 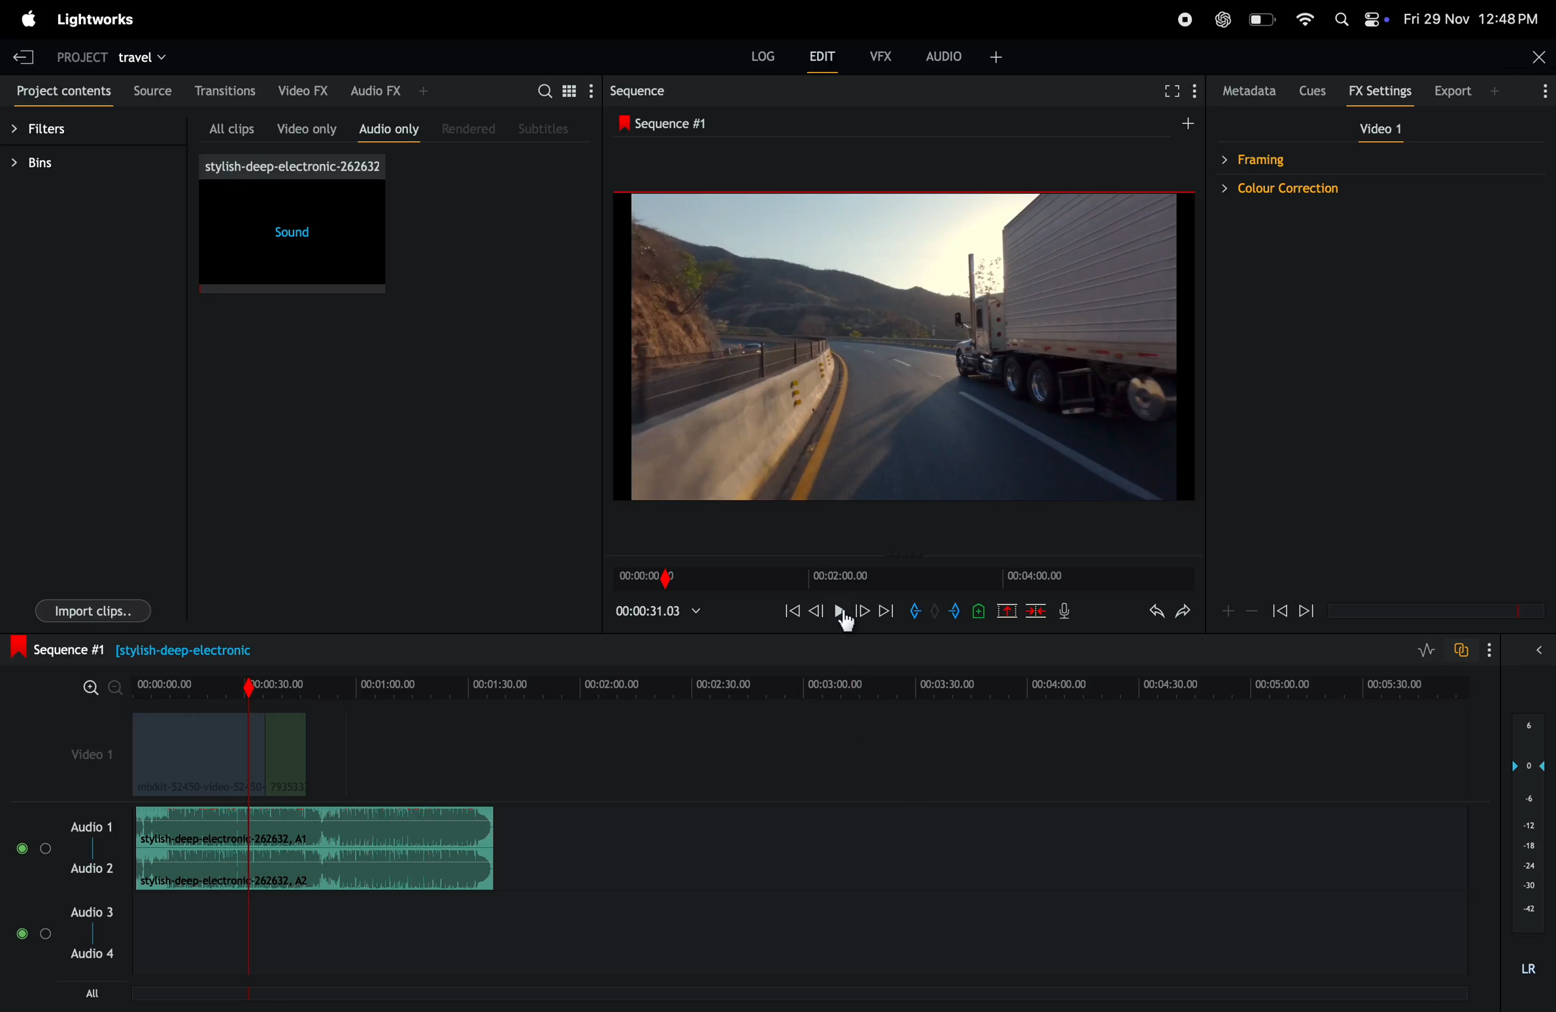 I want to click on chatgpt, so click(x=1221, y=20).